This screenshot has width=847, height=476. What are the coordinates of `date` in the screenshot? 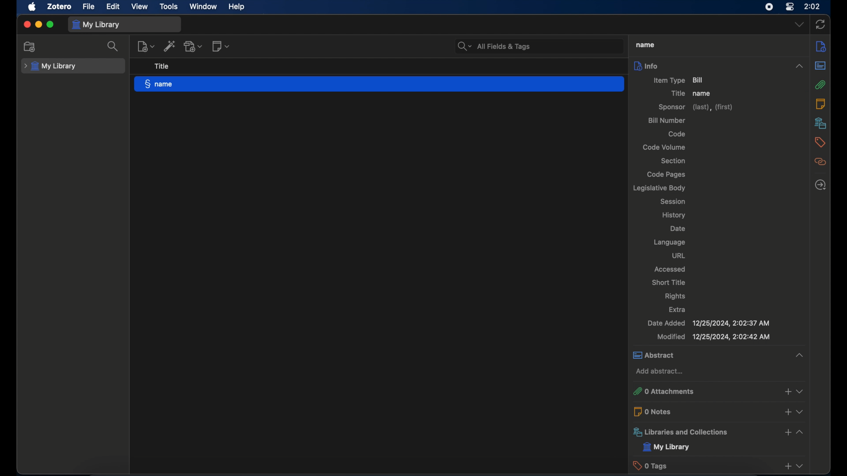 It's located at (678, 229).